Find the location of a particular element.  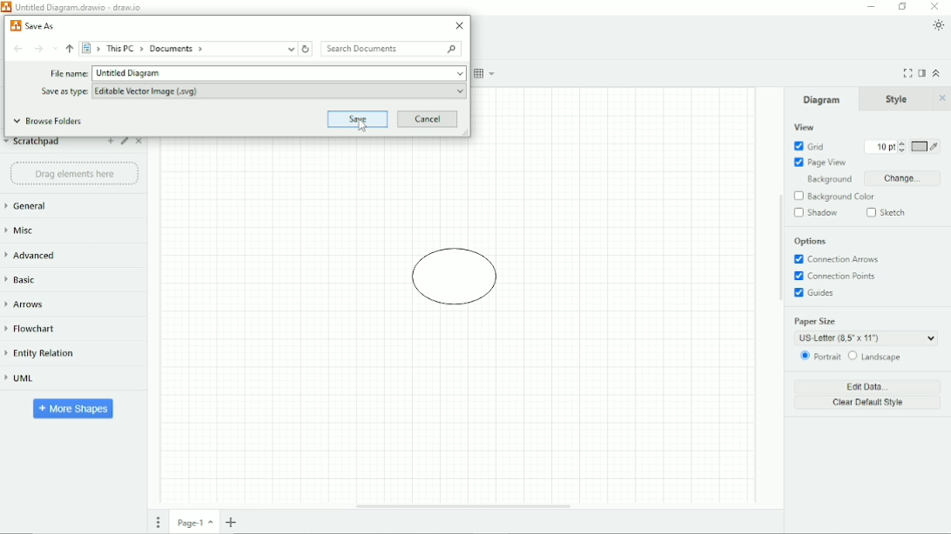

Pages is located at coordinates (158, 524).